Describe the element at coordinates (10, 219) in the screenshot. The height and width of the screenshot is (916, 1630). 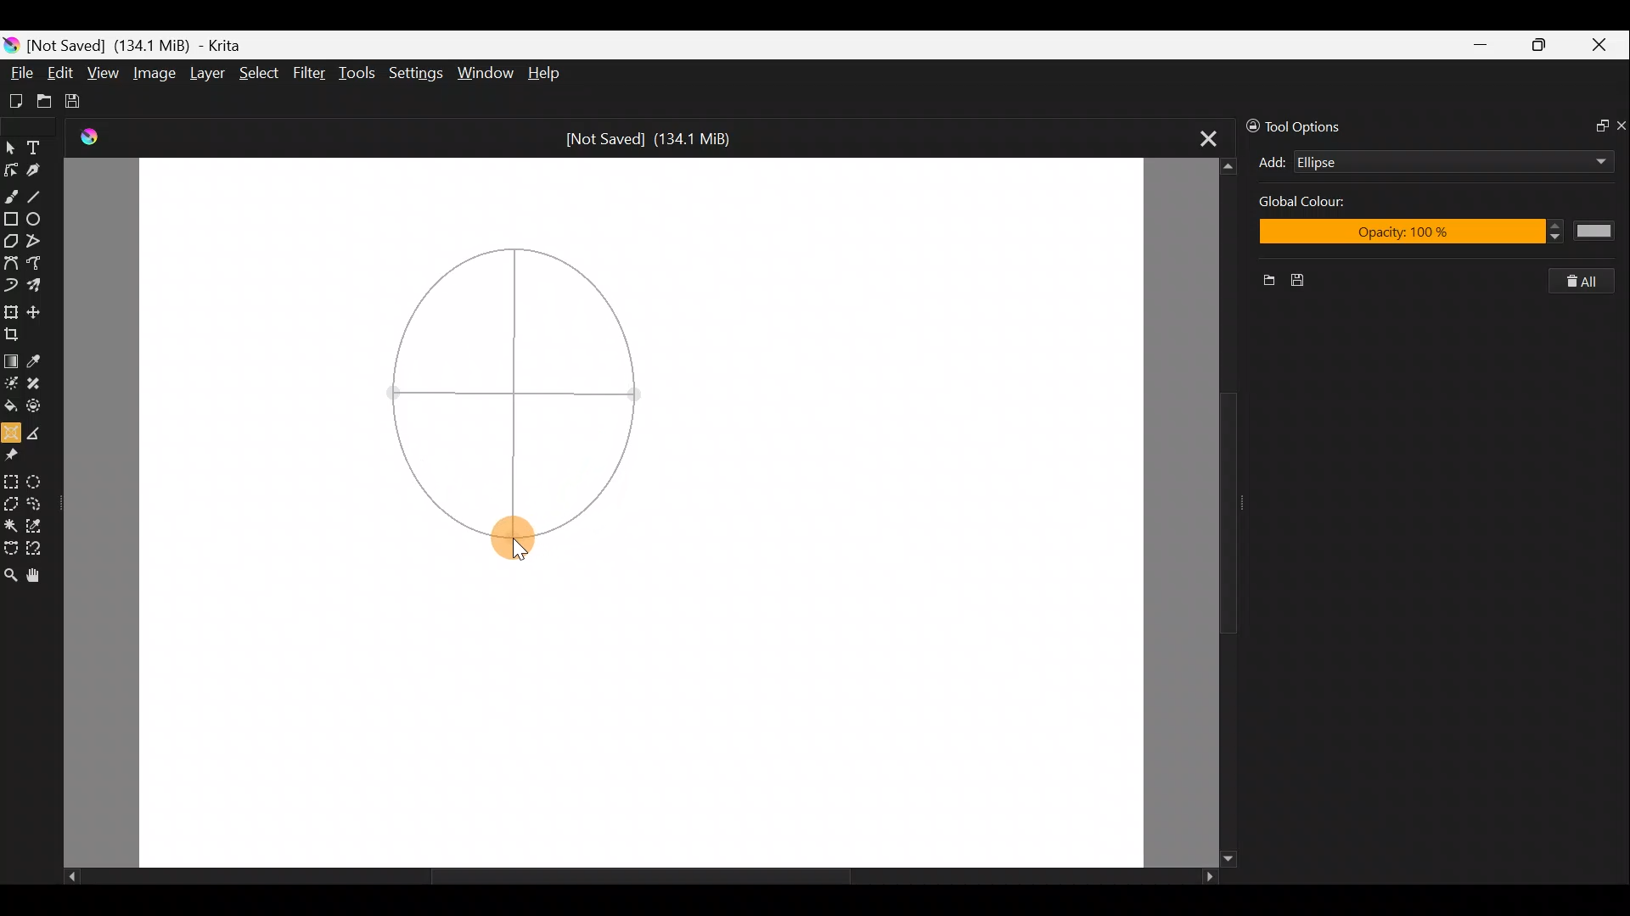
I see `Rectangle` at that location.